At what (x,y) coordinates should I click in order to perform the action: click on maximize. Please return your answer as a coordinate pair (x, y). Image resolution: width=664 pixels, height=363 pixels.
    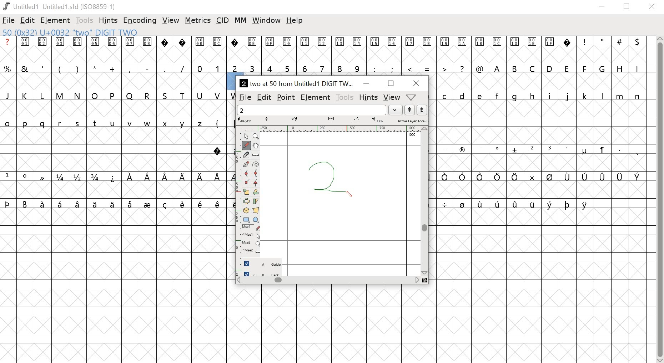
    Looking at the image, I should click on (391, 83).